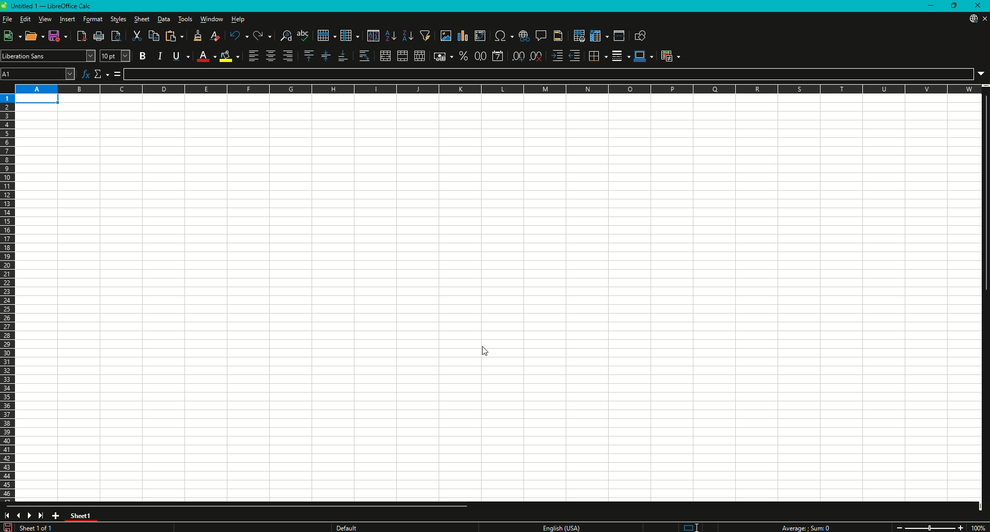 The height and width of the screenshot is (532, 990). I want to click on Insert Hyperlink, so click(524, 36).